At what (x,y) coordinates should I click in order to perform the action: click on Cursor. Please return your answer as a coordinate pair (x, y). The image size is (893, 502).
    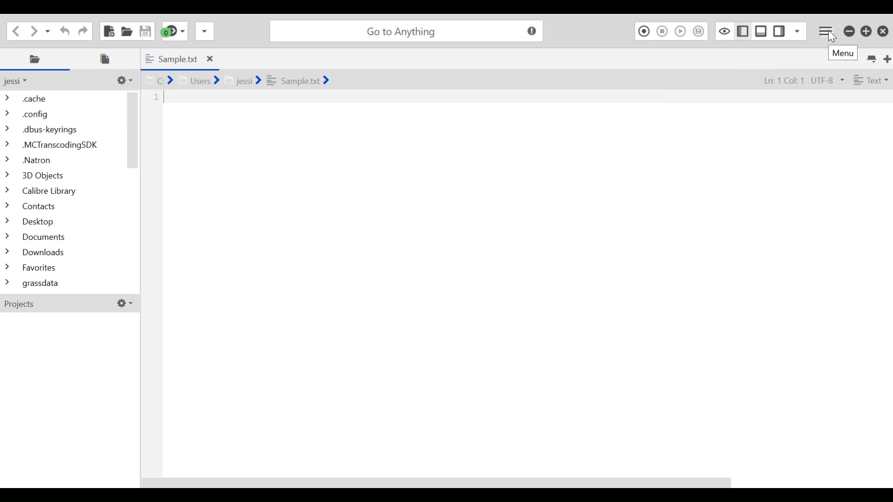
    Looking at the image, I should click on (829, 37).